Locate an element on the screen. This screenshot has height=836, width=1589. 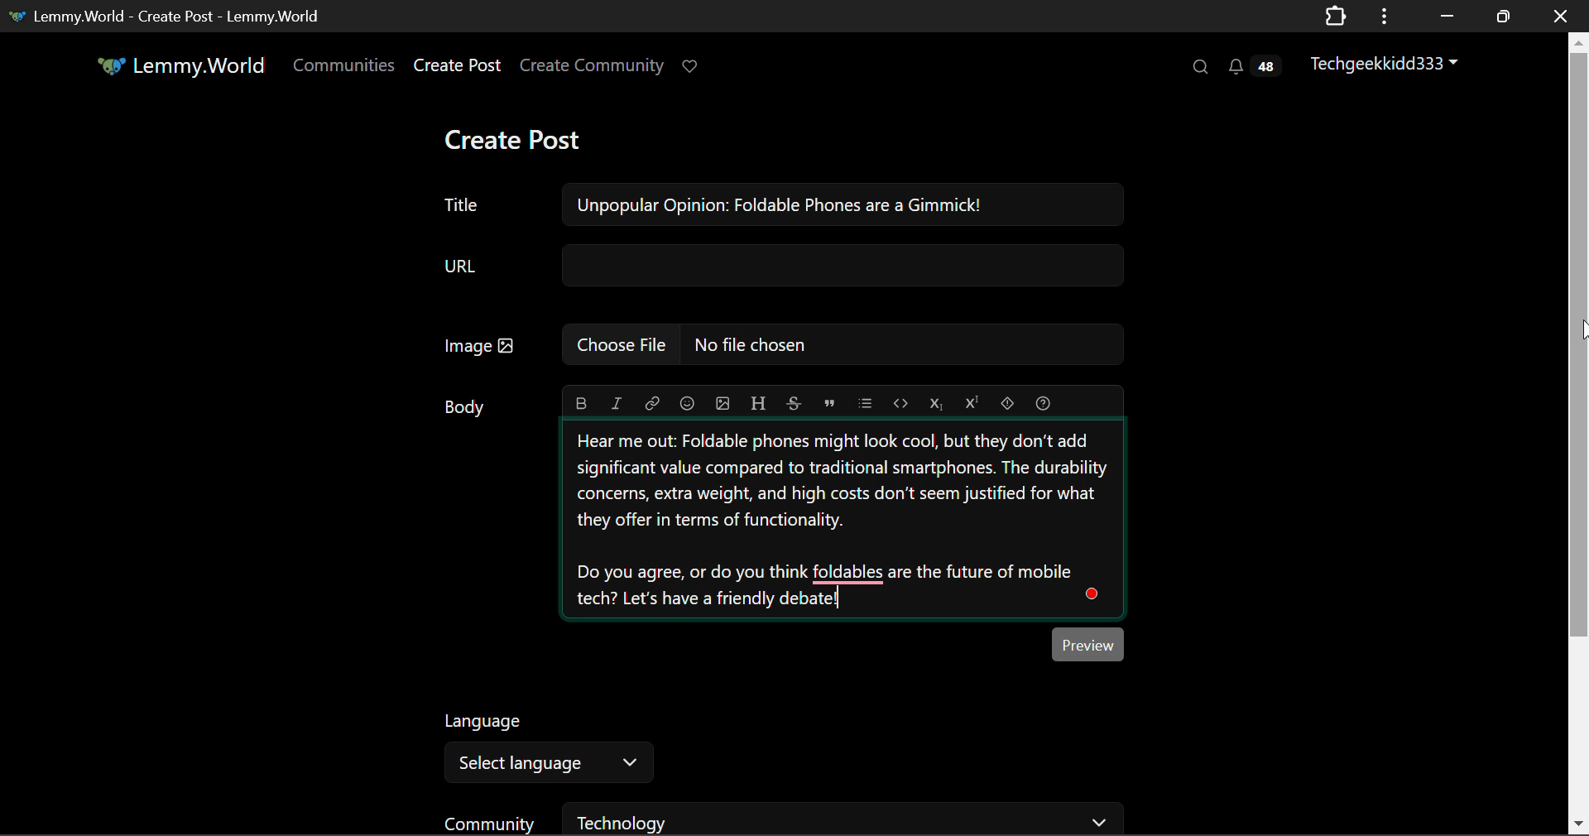
Notifications is located at coordinates (1253, 66).